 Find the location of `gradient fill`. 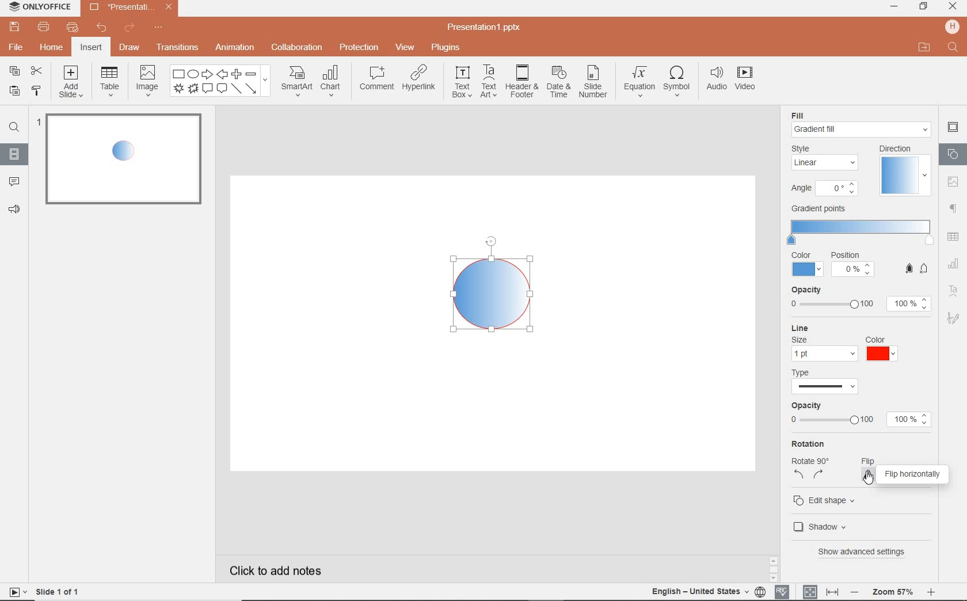

gradient fill is located at coordinates (862, 130).